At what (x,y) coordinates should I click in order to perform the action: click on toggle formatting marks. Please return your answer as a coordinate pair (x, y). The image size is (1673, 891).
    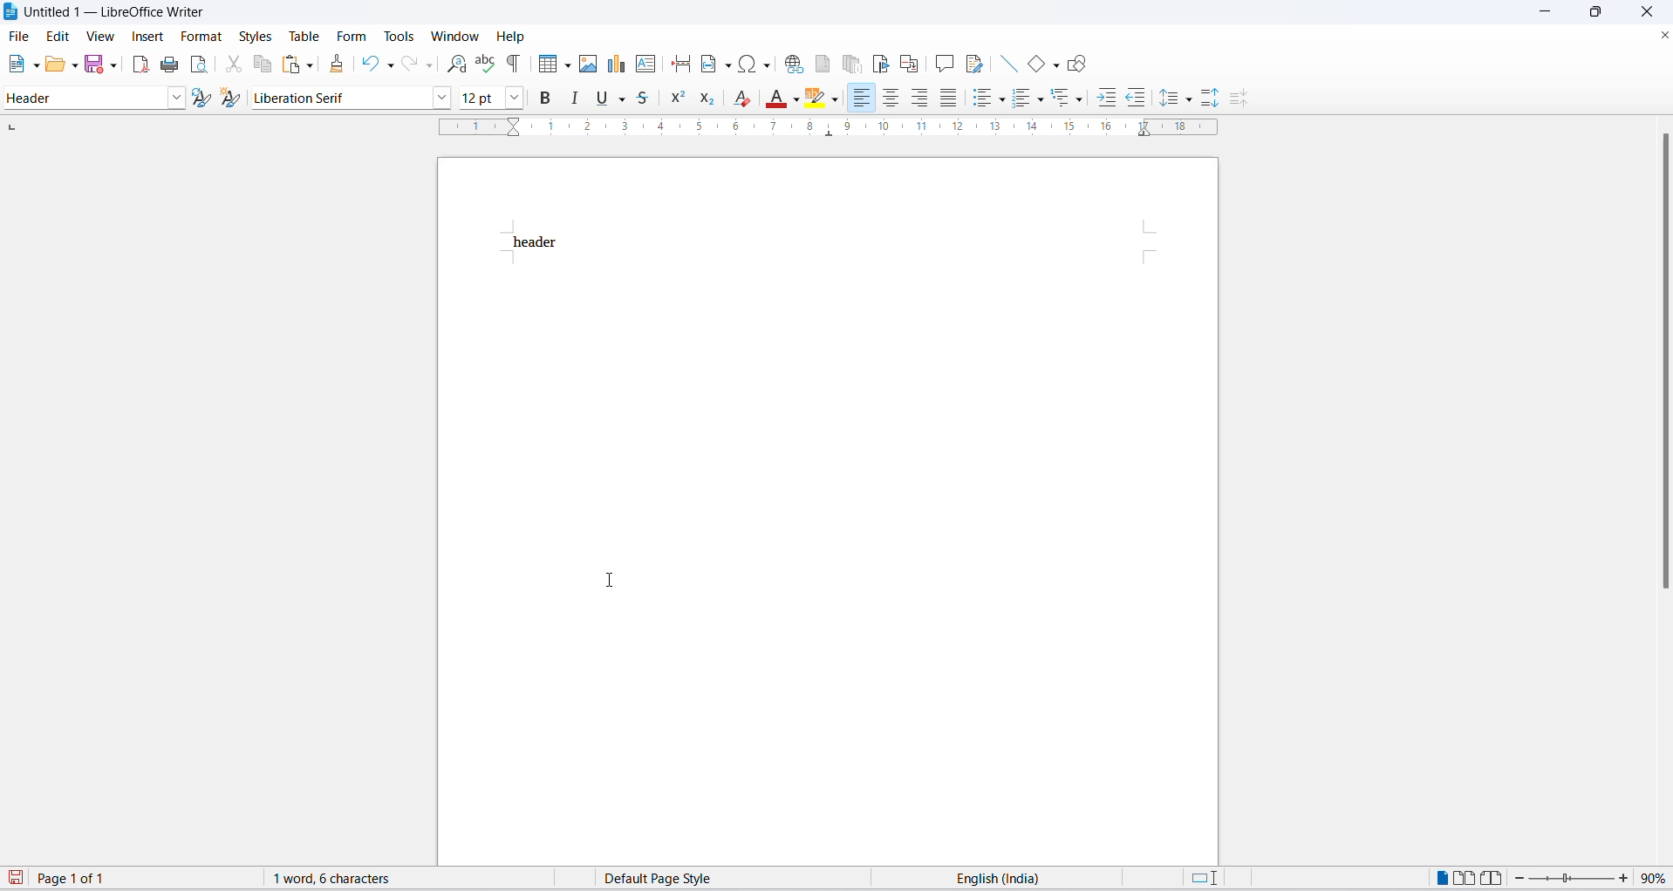
    Looking at the image, I should click on (515, 63).